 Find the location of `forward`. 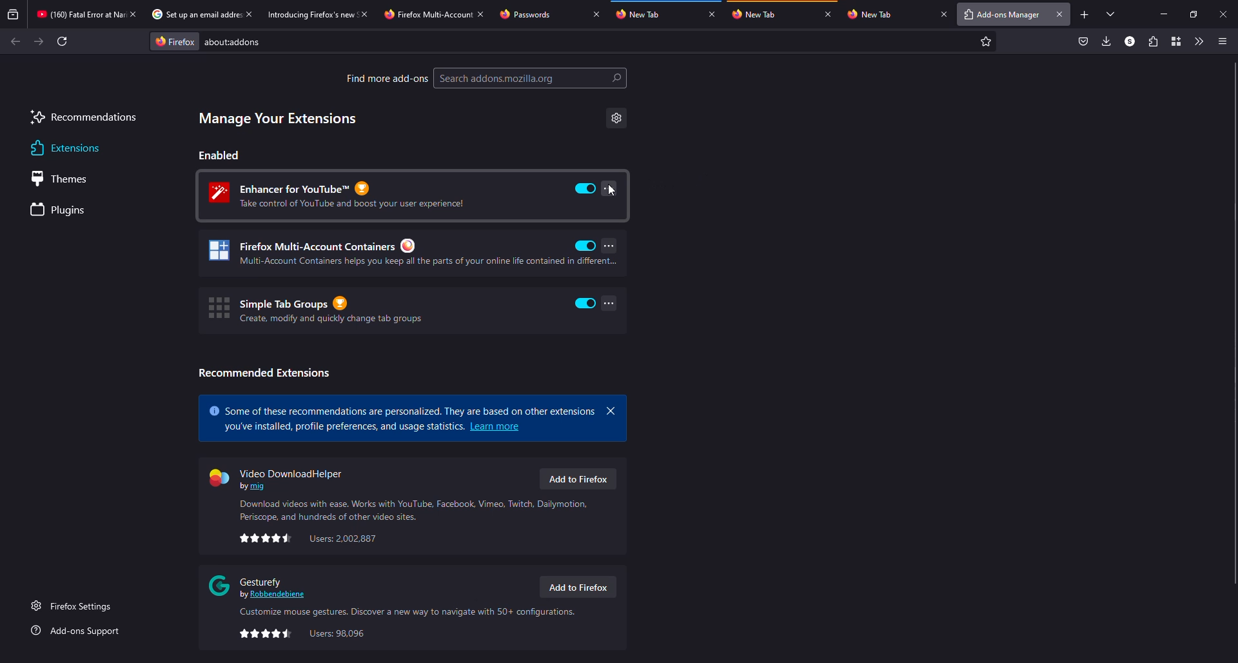

forward is located at coordinates (39, 41).